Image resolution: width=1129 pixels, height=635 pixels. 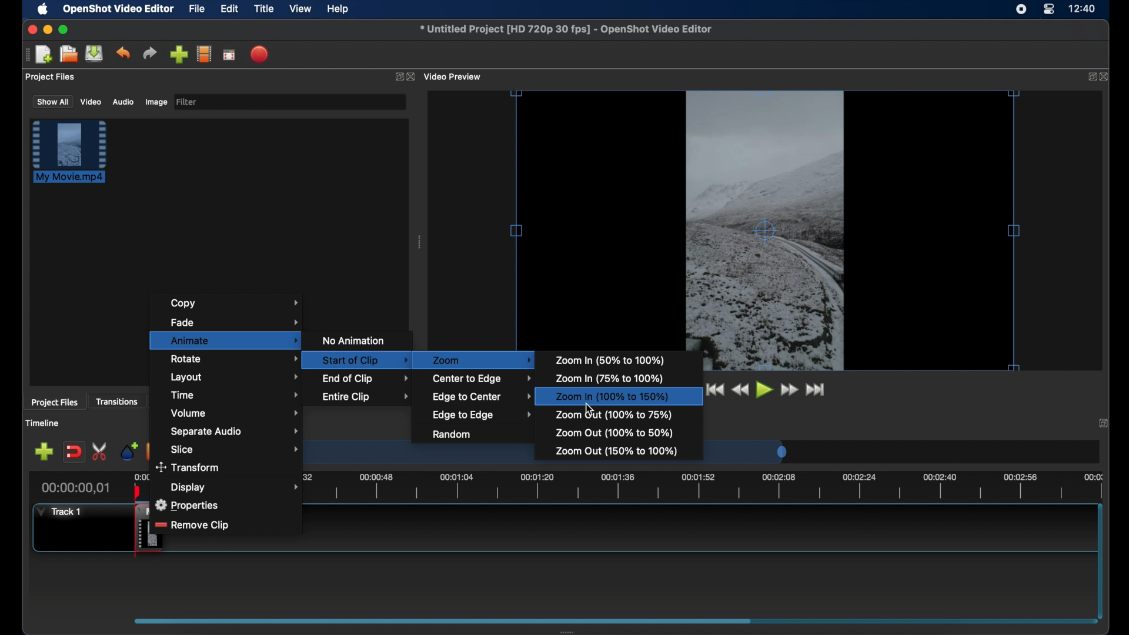 I want to click on transform, so click(x=189, y=469).